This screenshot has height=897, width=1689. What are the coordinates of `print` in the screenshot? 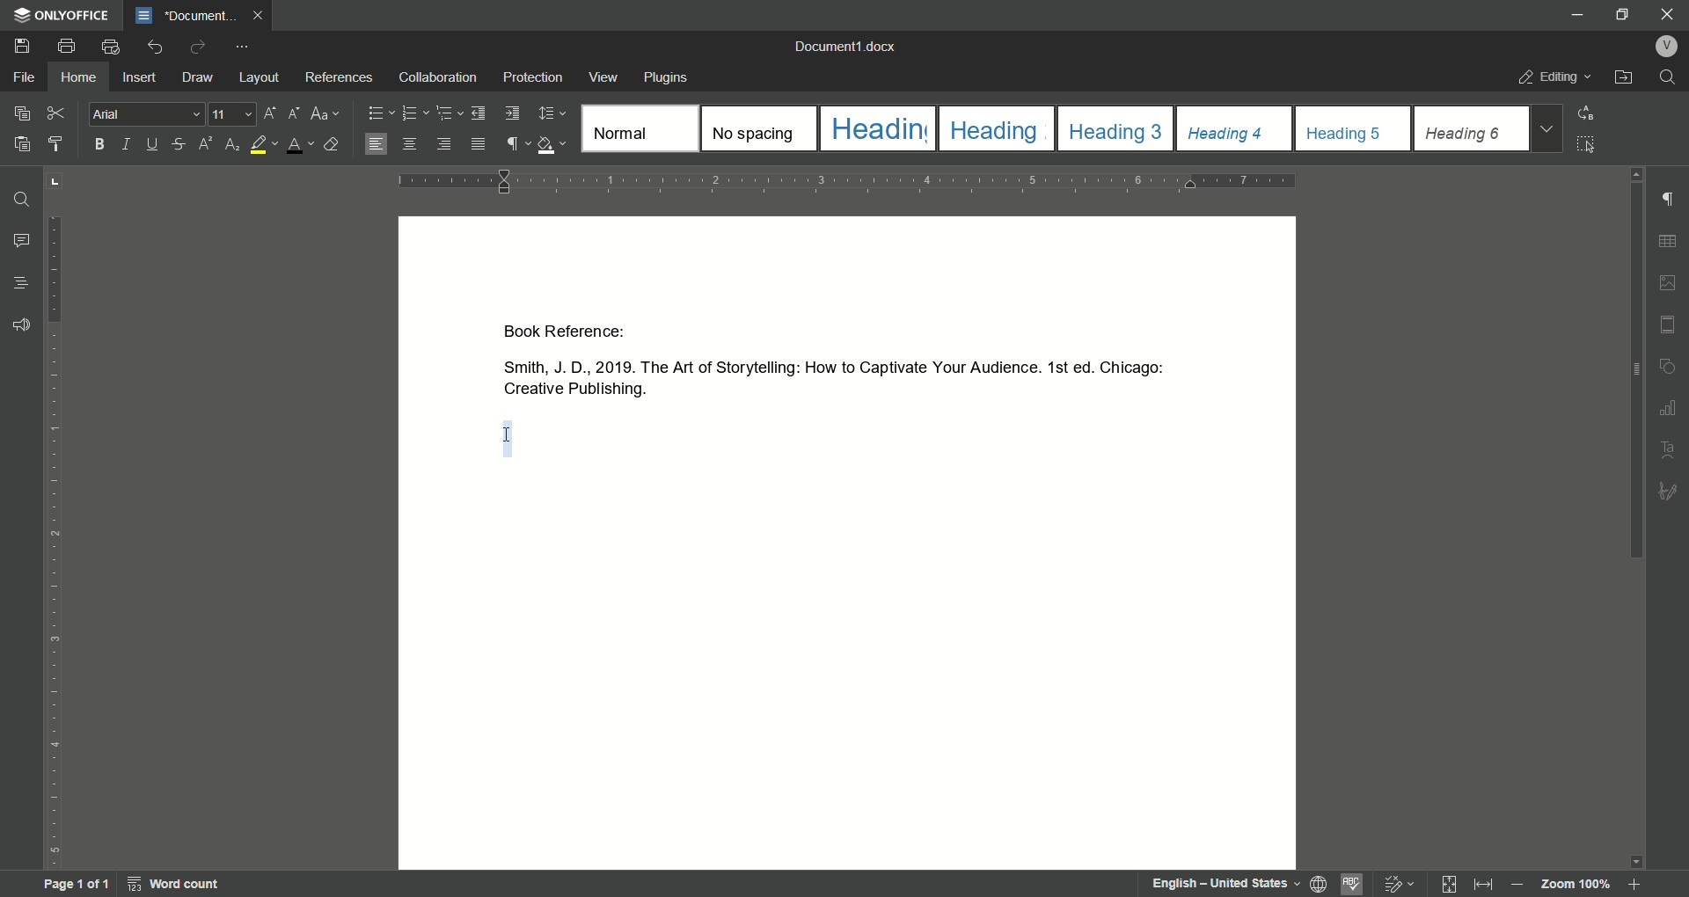 It's located at (66, 47).